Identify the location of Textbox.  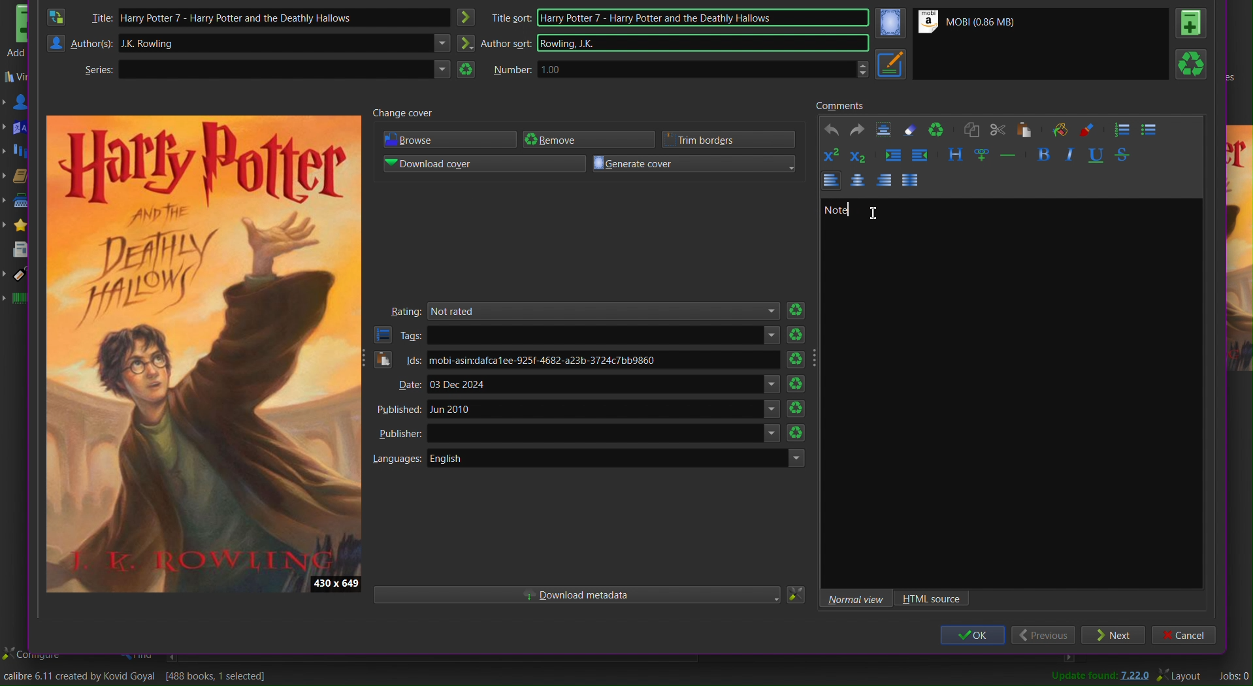
(883, 129).